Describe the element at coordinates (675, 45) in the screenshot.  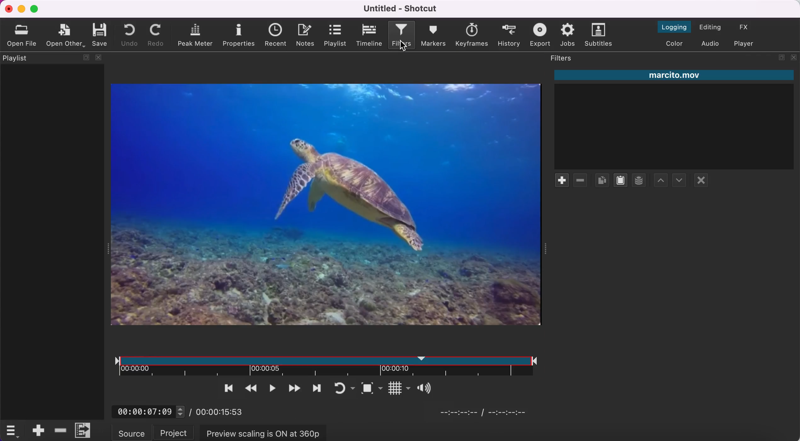
I see `switch to the color layout` at that location.